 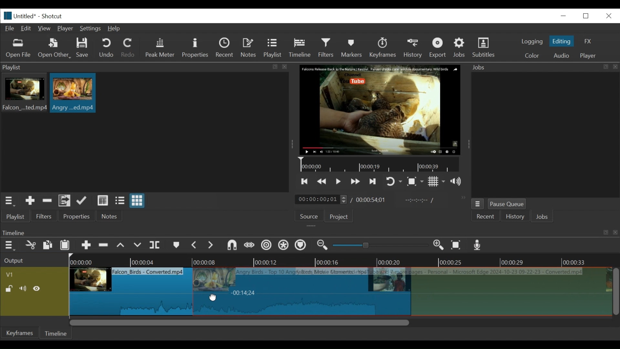 What do you see at coordinates (540, 67) in the screenshot?
I see `Jobs menu` at bounding box center [540, 67].